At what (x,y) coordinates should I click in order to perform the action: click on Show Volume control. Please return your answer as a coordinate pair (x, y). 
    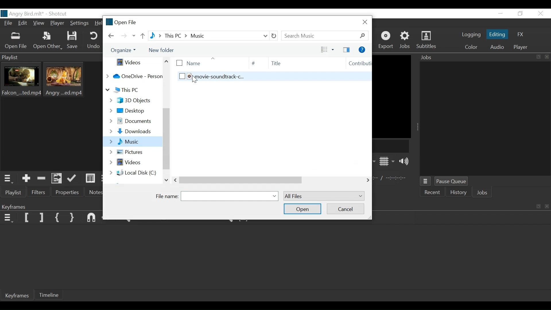
    Looking at the image, I should click on (406, 162).